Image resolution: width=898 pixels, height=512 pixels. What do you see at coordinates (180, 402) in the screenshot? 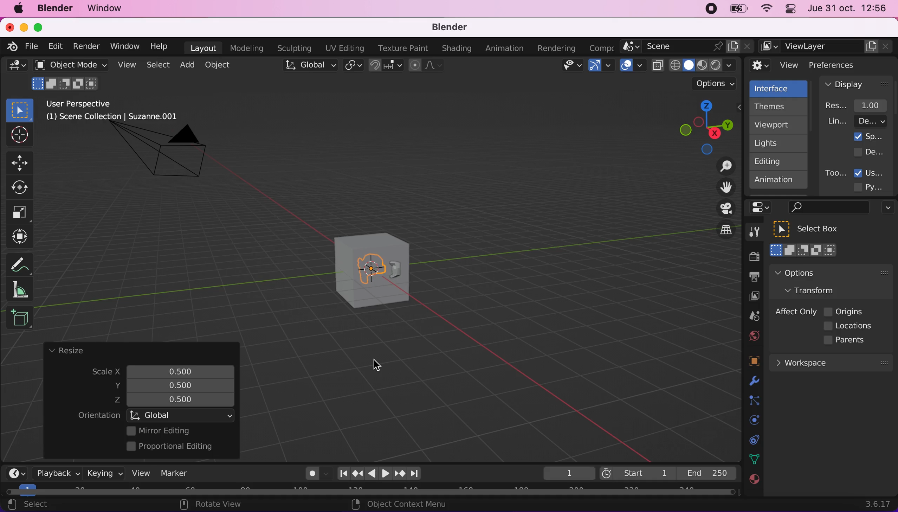
I see `scale z` at bounding box center [180, 402].